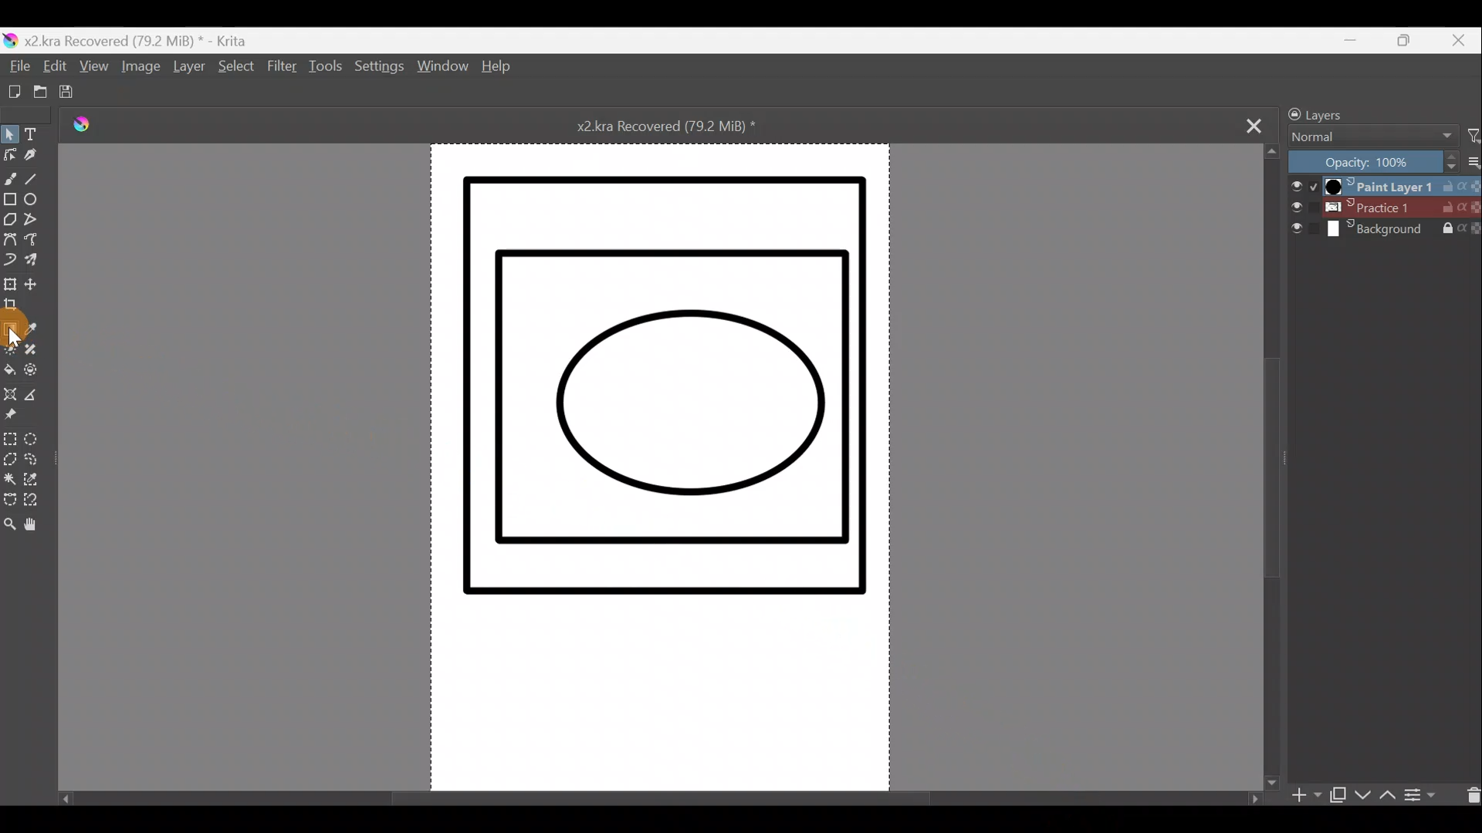 The width and height of the screenshot is (1482, 833). Describe the element at coordinates (282, 74) in the screenshot. I see `Filter` at that location.